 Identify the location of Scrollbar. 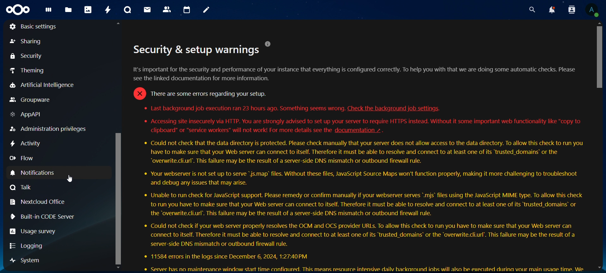
(597, 146).